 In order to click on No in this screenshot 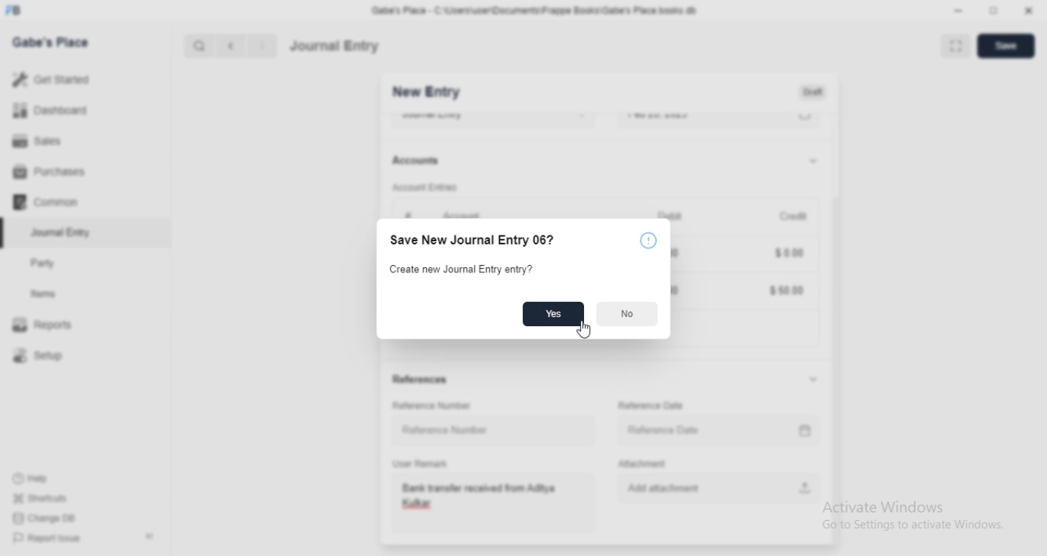, I will do `click(630, 313)`.